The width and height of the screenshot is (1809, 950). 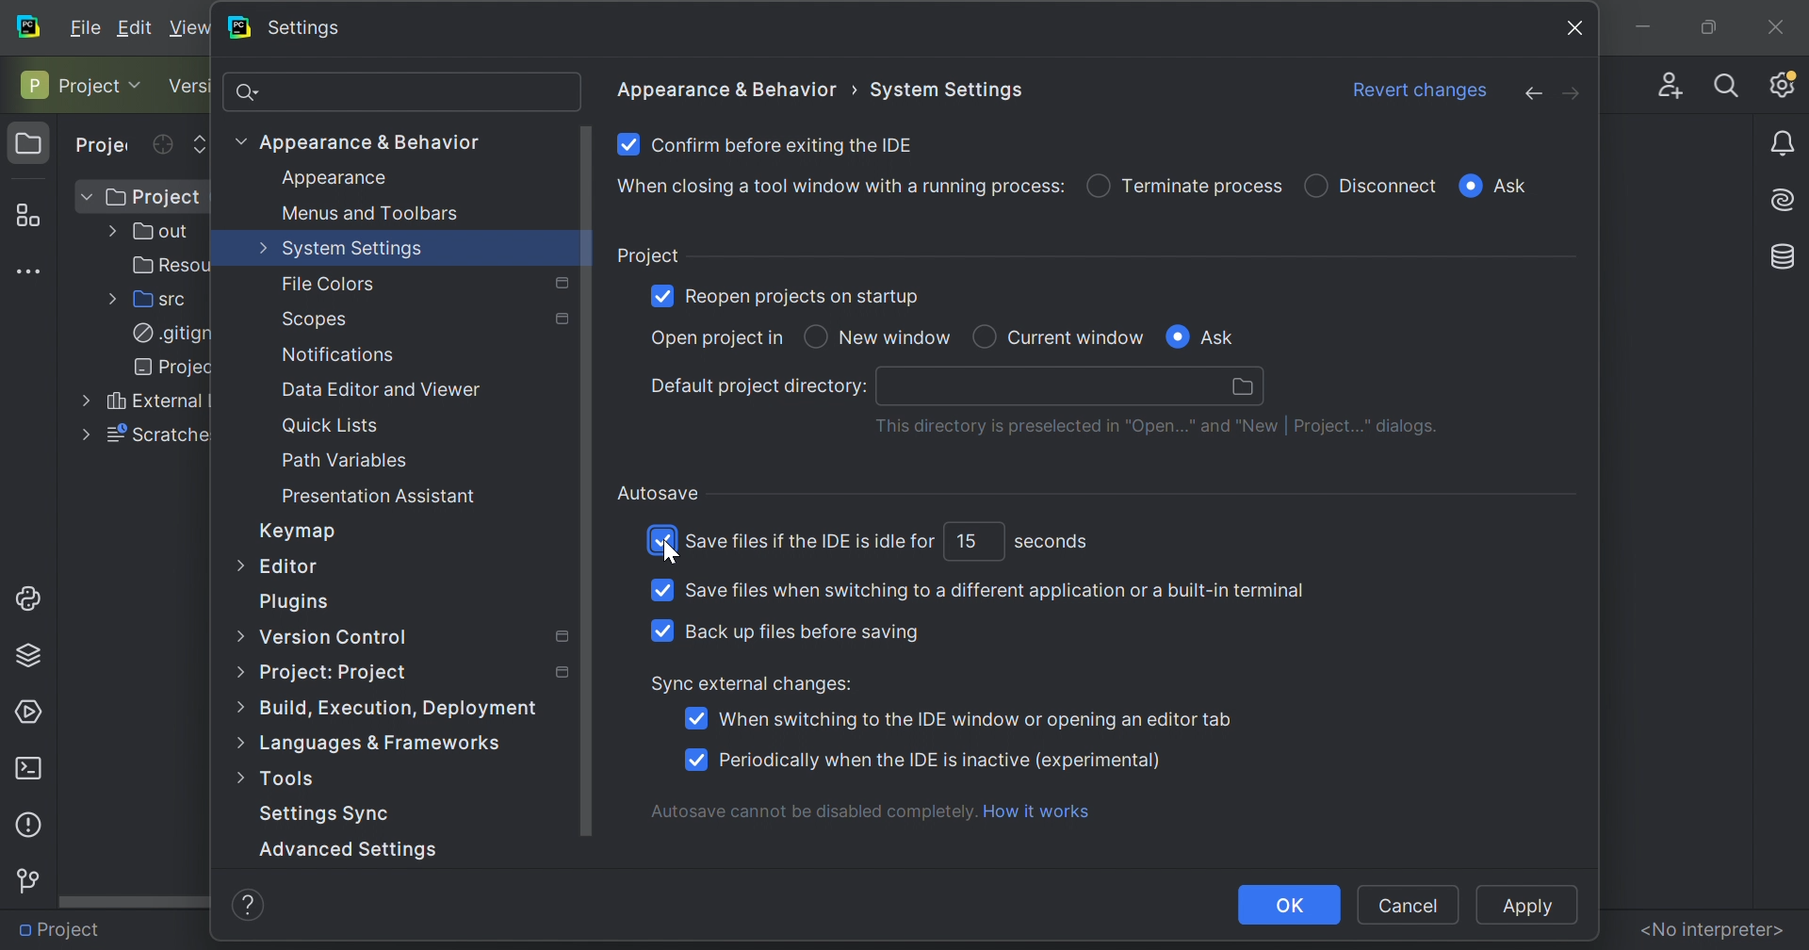 I want to click on PyCharm, so click(x=237, y=27).